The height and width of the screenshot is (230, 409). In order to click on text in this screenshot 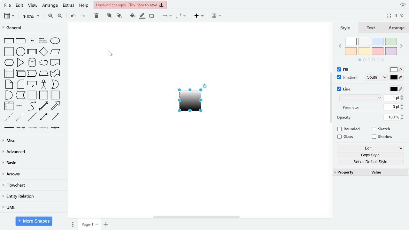, I will do `click(351, 108)`.